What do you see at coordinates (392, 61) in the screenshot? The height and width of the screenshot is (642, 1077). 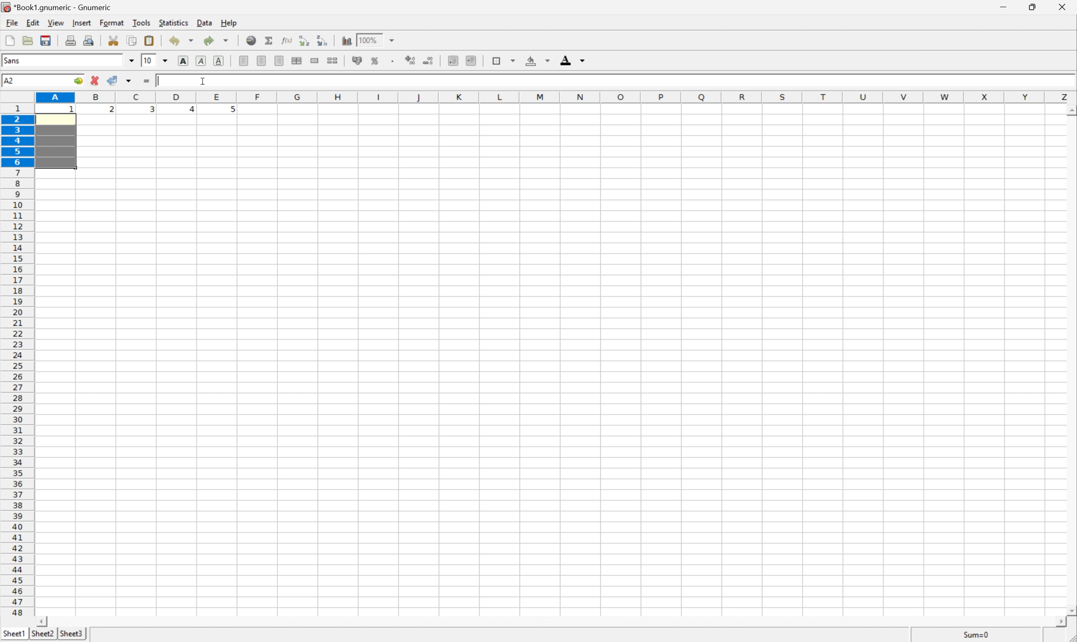 I see `Set the format of the selected cells to include a thousands separator` at bounding box center [392, 61].